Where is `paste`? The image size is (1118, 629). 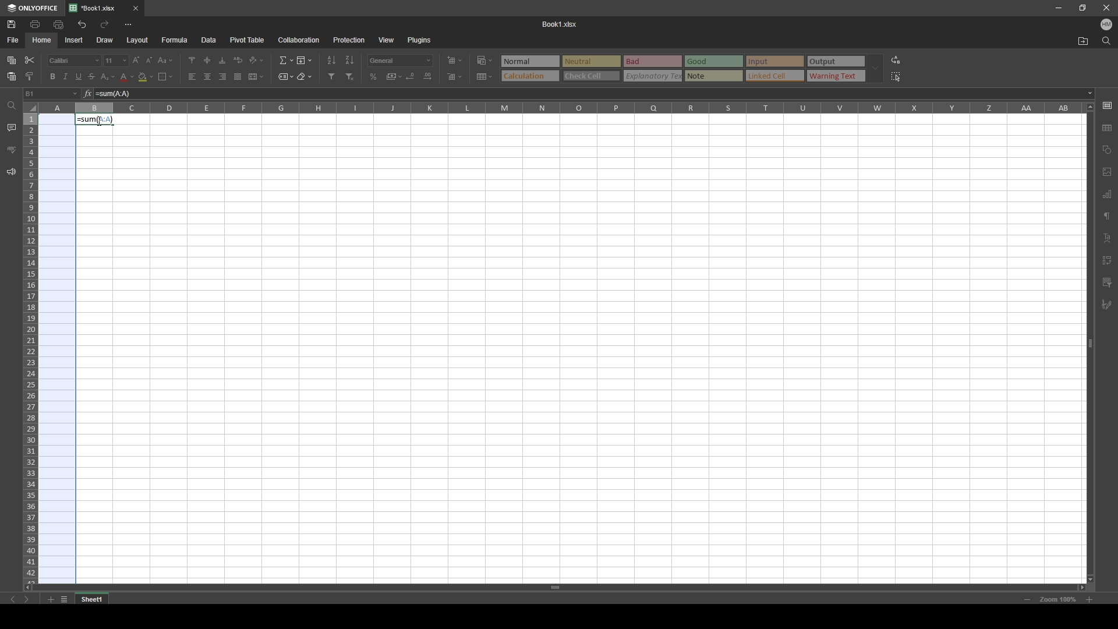
paste is located at coordinates (12, 77).